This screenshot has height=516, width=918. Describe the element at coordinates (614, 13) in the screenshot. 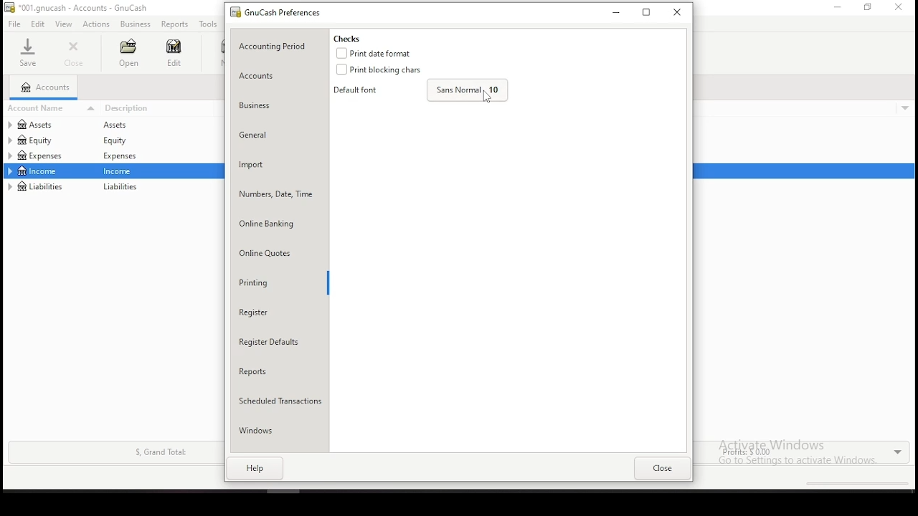

I see `minimize` at that location.